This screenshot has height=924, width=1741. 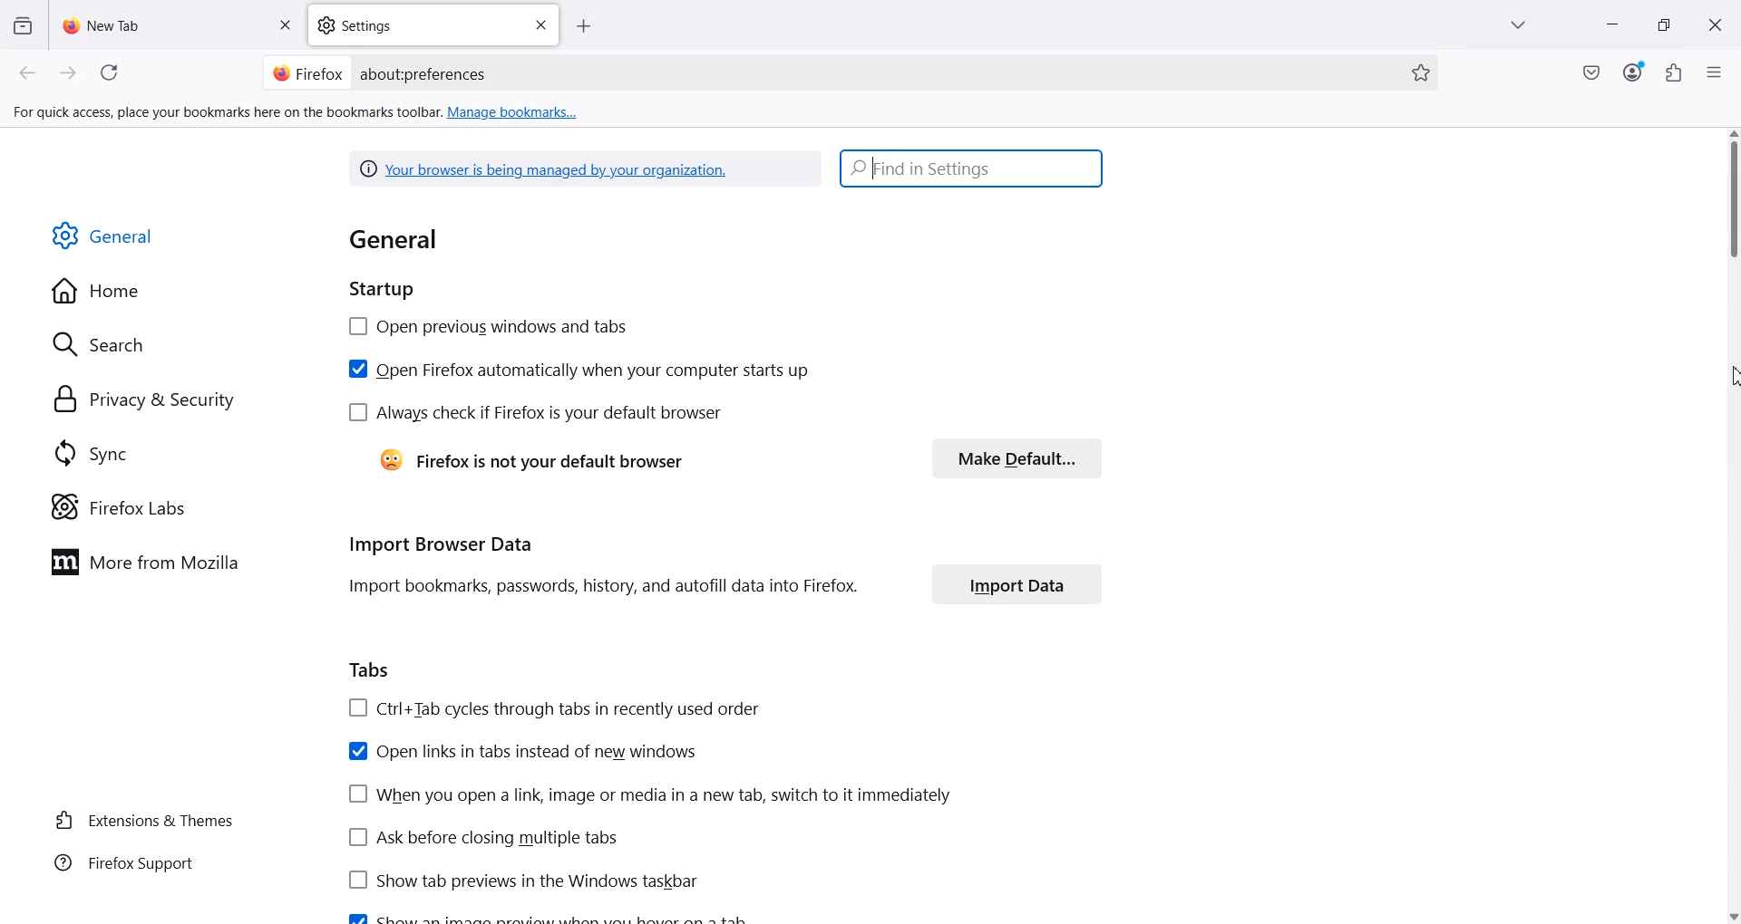 I want to click on [J Always check if Firefox is your default browser, so click(x=535, y=413).